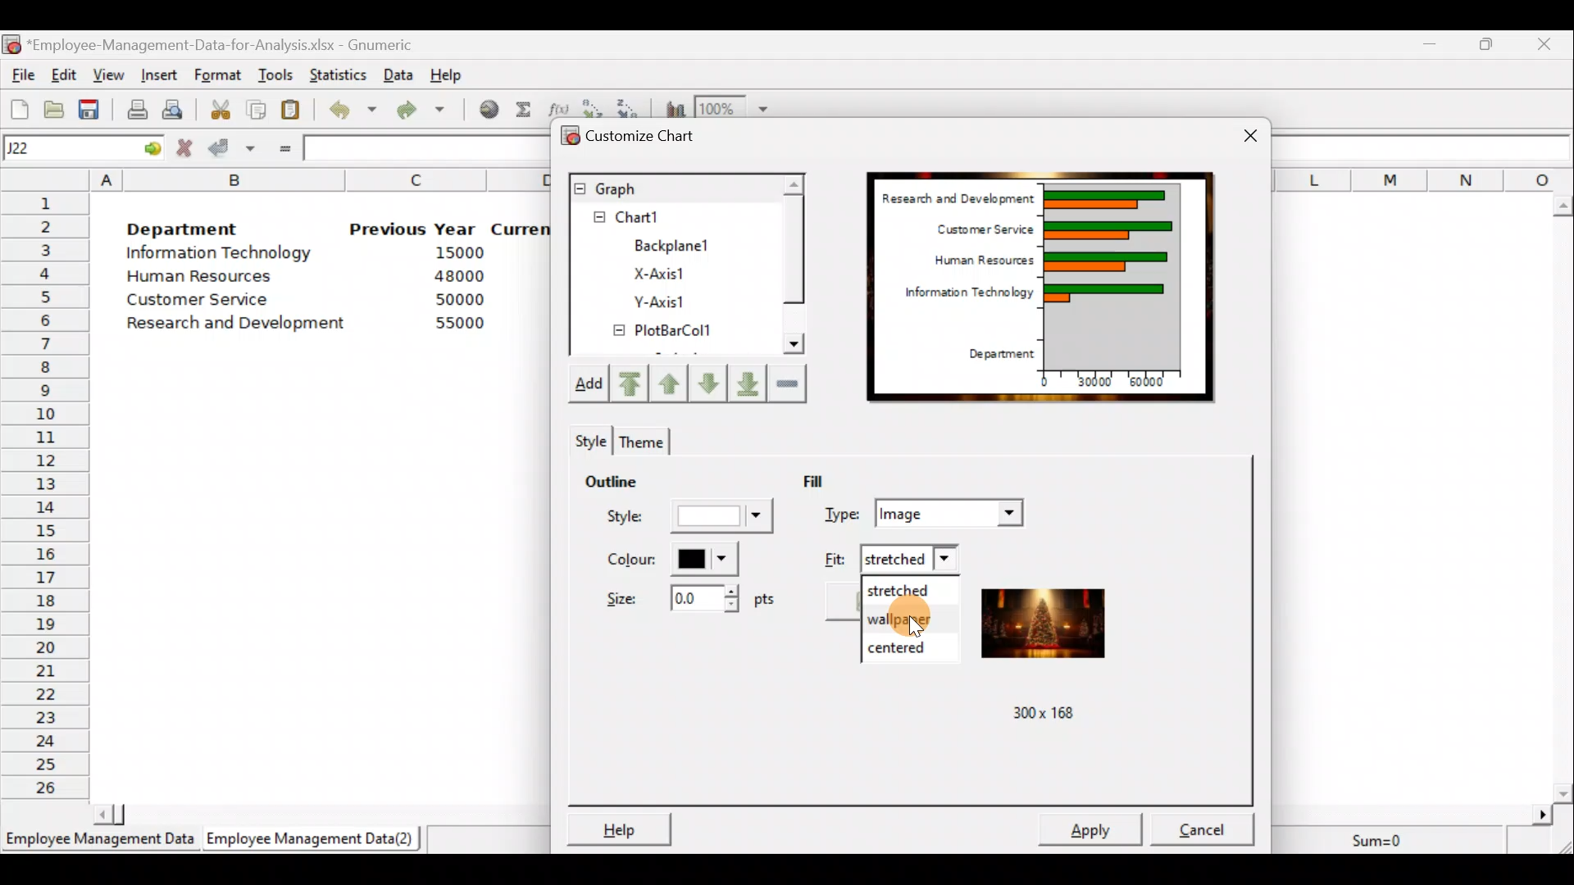  I want to click on PlotBarCol1, so click(663, 333).